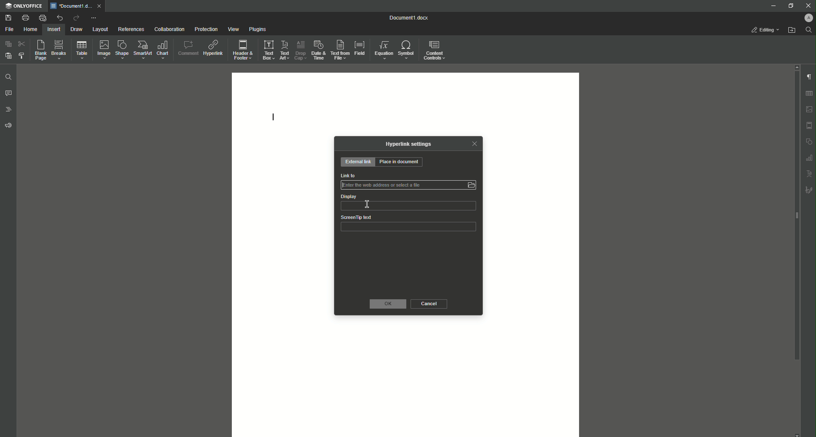 The image size is (816, 437). What do you see at coordinates (8, 17) in the screenshot?
I see `Save` at bounding box center [8, 17].